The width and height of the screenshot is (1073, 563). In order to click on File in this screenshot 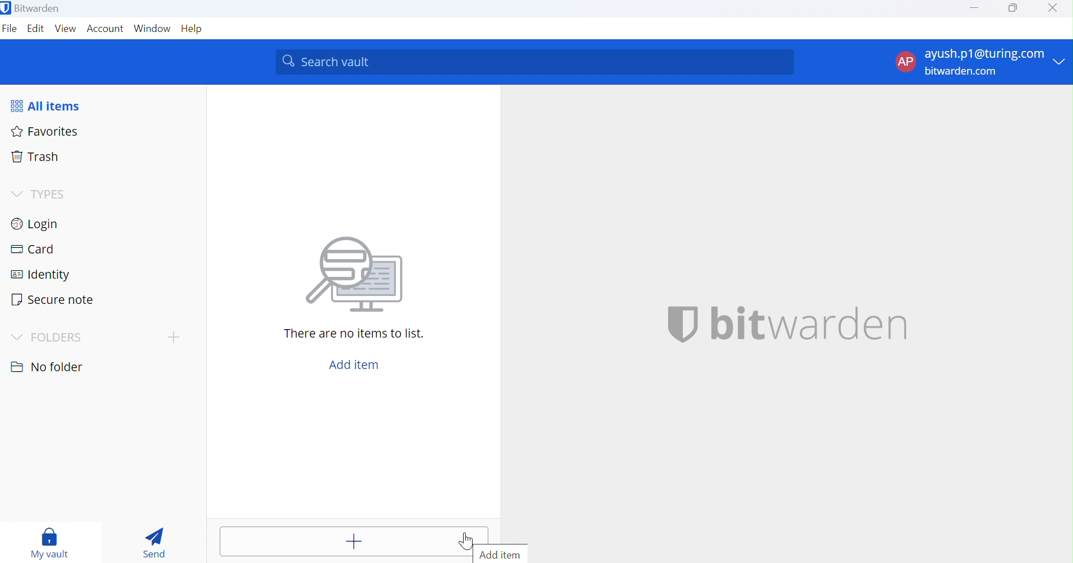, I will do `click(10, 30)`.